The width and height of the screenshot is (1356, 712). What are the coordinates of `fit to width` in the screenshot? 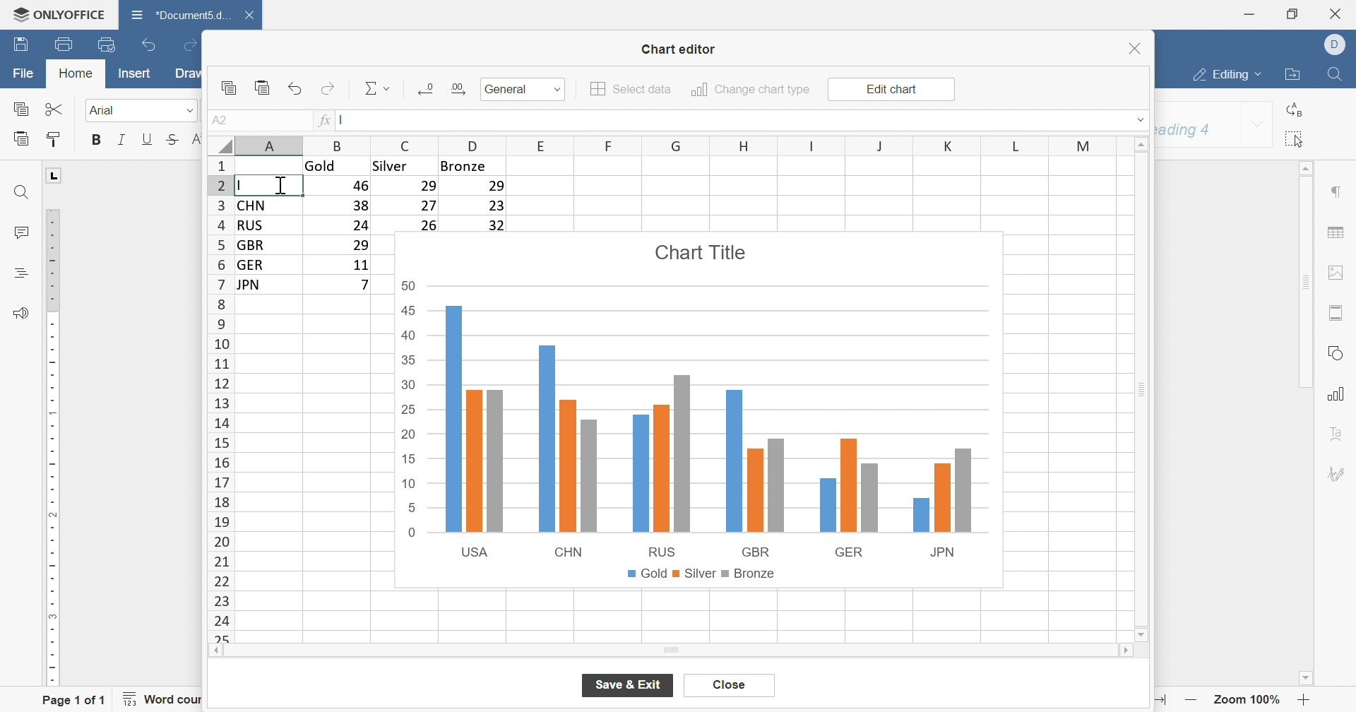 It's located at (1160, 701).